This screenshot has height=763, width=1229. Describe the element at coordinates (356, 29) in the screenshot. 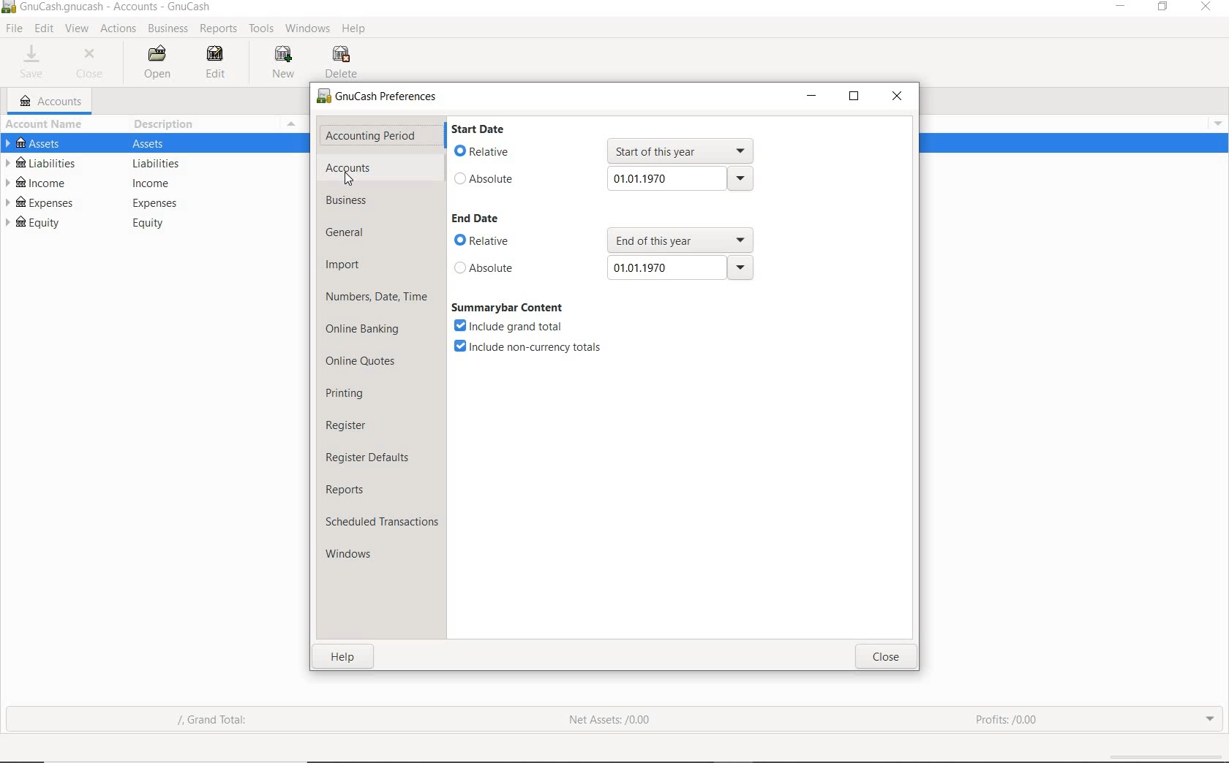

I see `HELP` at that location.